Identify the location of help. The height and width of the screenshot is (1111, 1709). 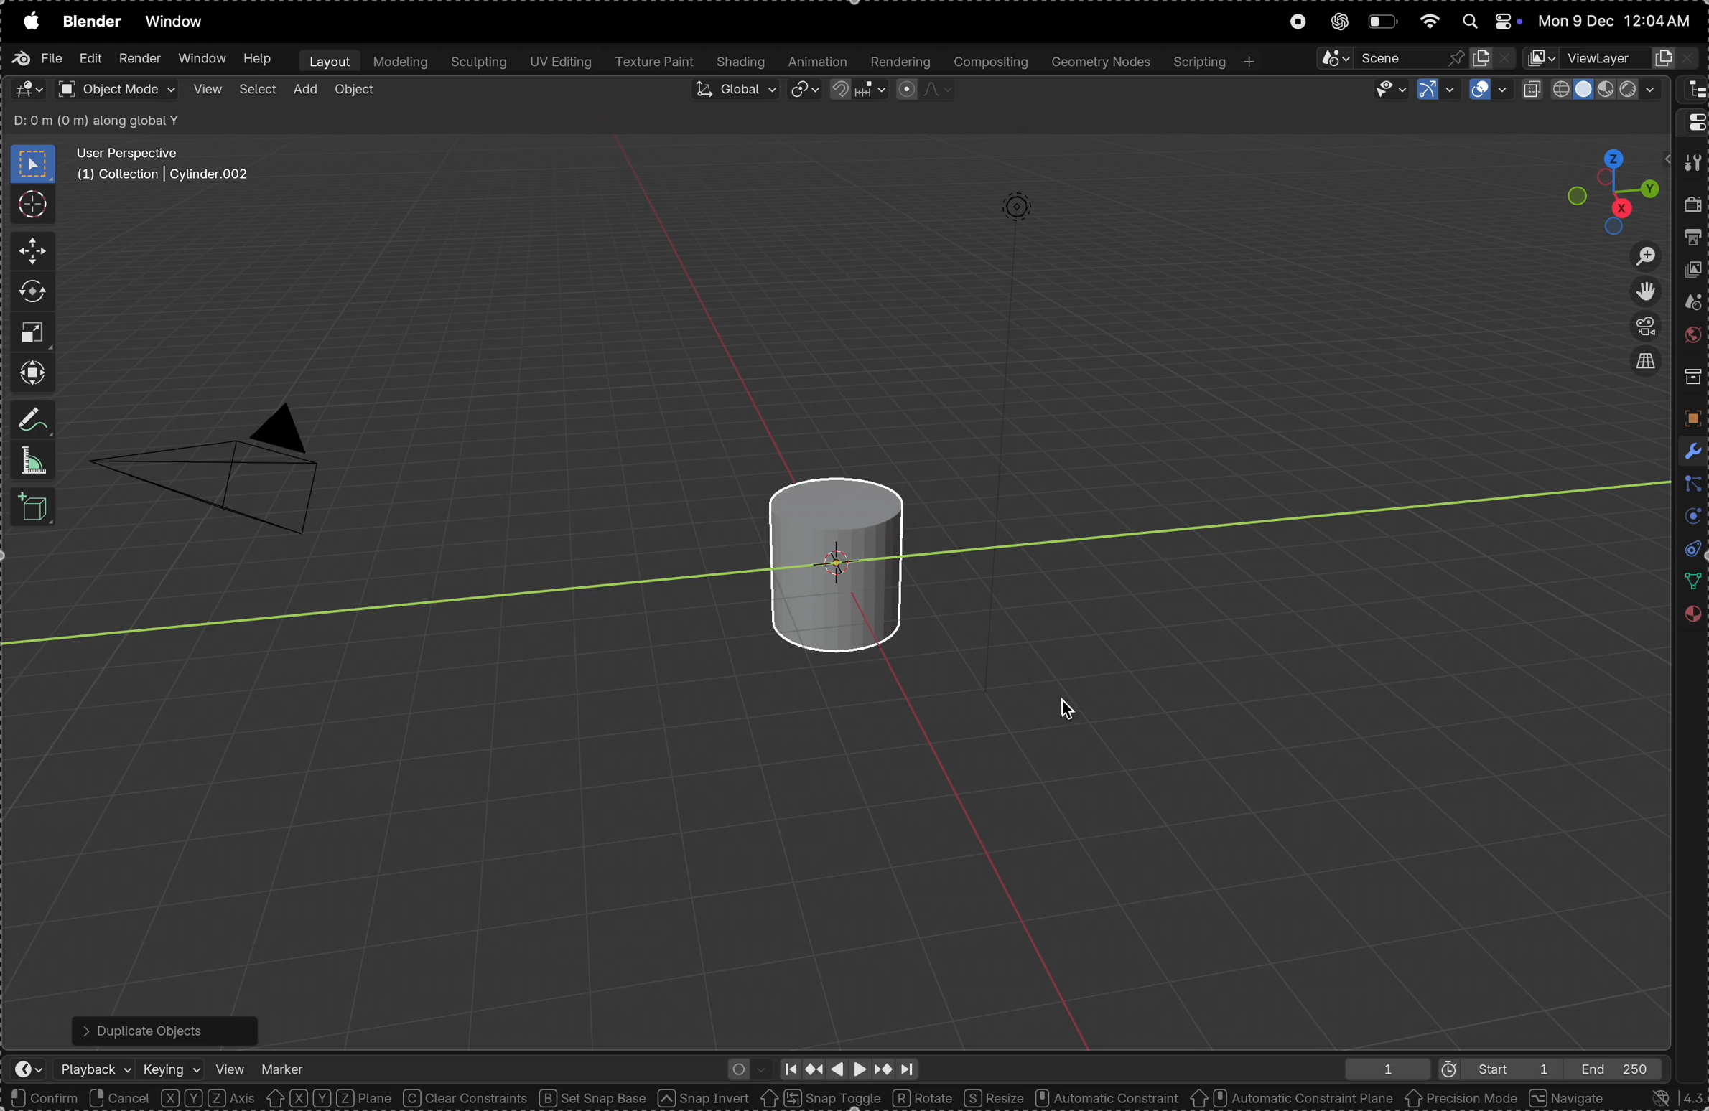
(258, 59).